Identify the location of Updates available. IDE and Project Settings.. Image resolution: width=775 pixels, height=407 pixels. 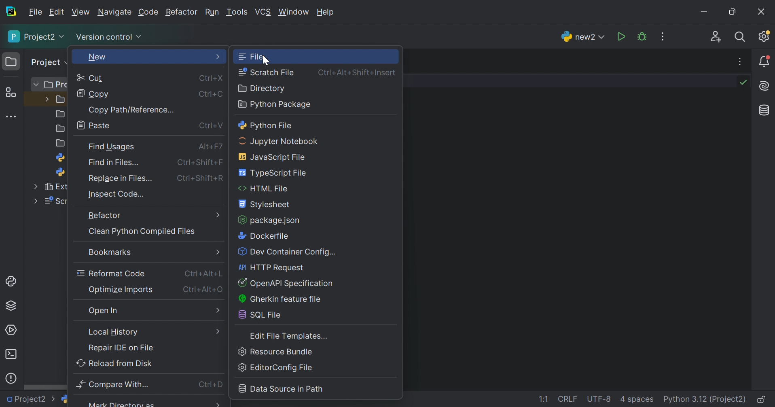
(664, 36).